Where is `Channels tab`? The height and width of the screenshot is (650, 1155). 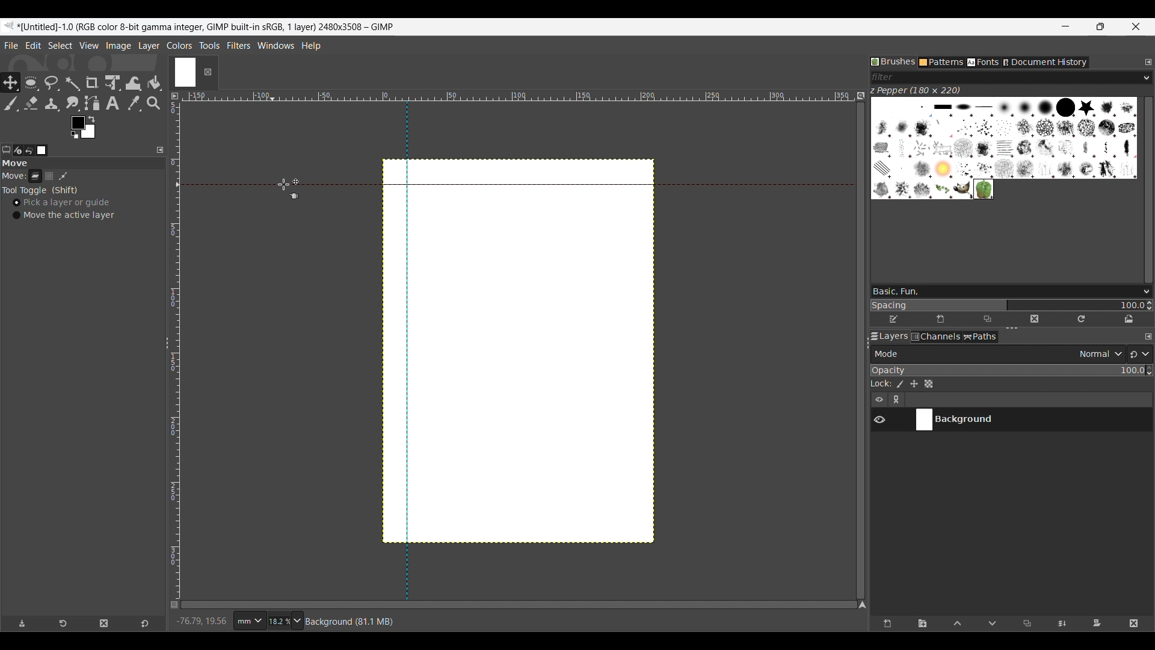 Channels tab is located at coordinates (936, 336).